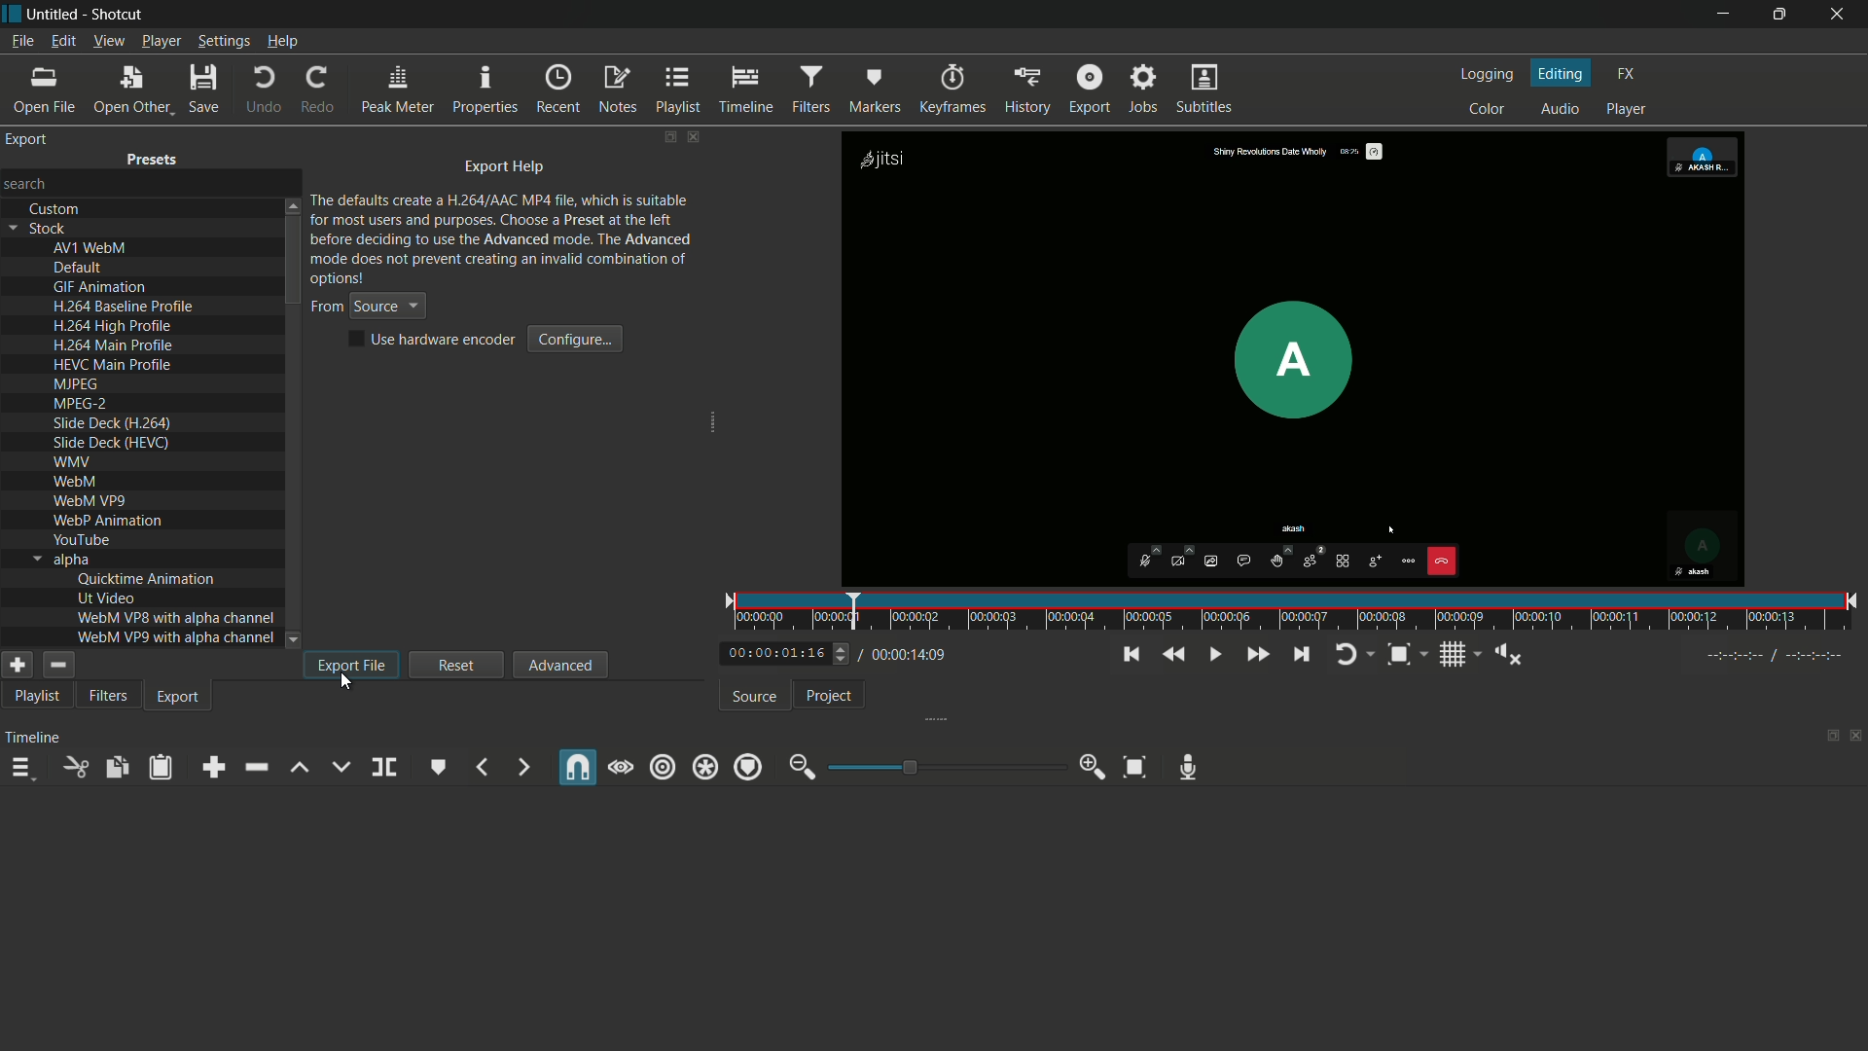  What do you see at coordinates (77, 767) in the screenshot?
I see `cut` at bounding box center [77, 767].